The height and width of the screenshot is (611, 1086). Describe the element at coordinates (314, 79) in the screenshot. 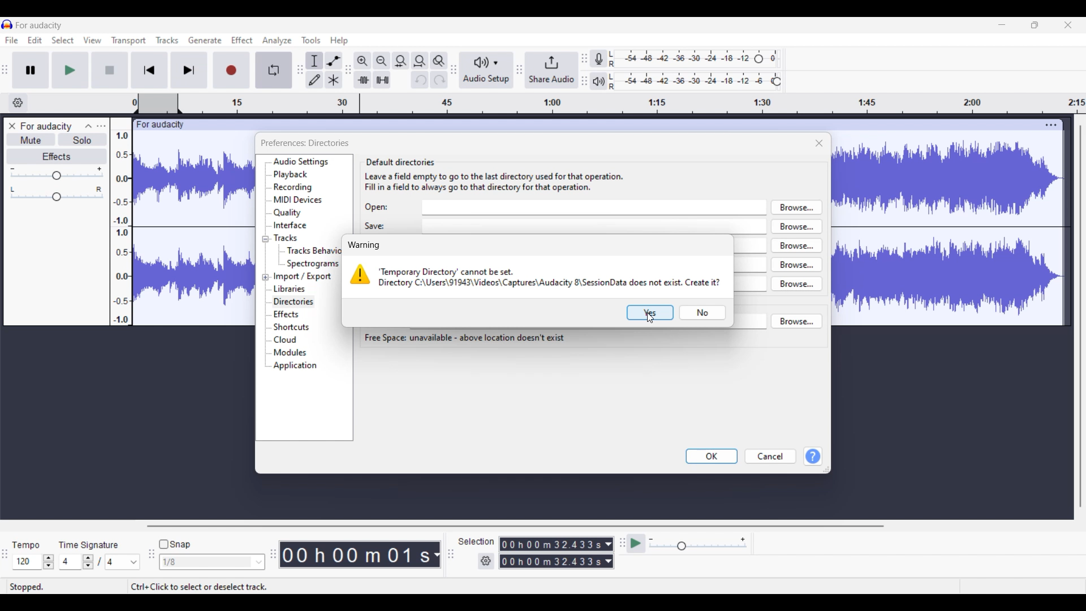

I see `Draw tool` at that location.